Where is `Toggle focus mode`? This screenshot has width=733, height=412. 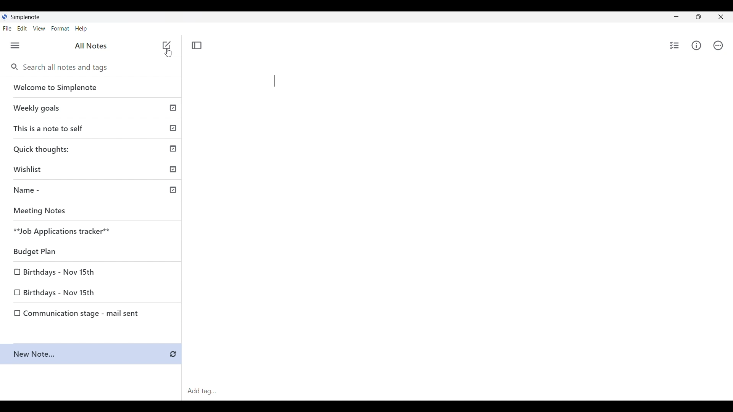
Toggle focus mode is located at coordinates (197, 45).